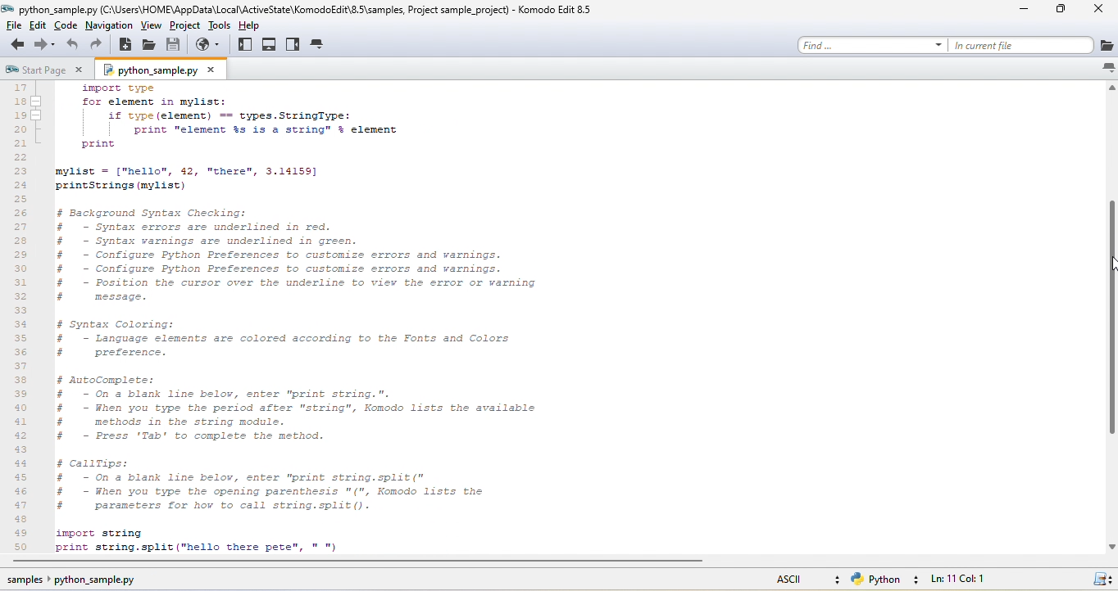 This screenshot has height=591, width=1118. I want to click on file path, so click(305, 8).